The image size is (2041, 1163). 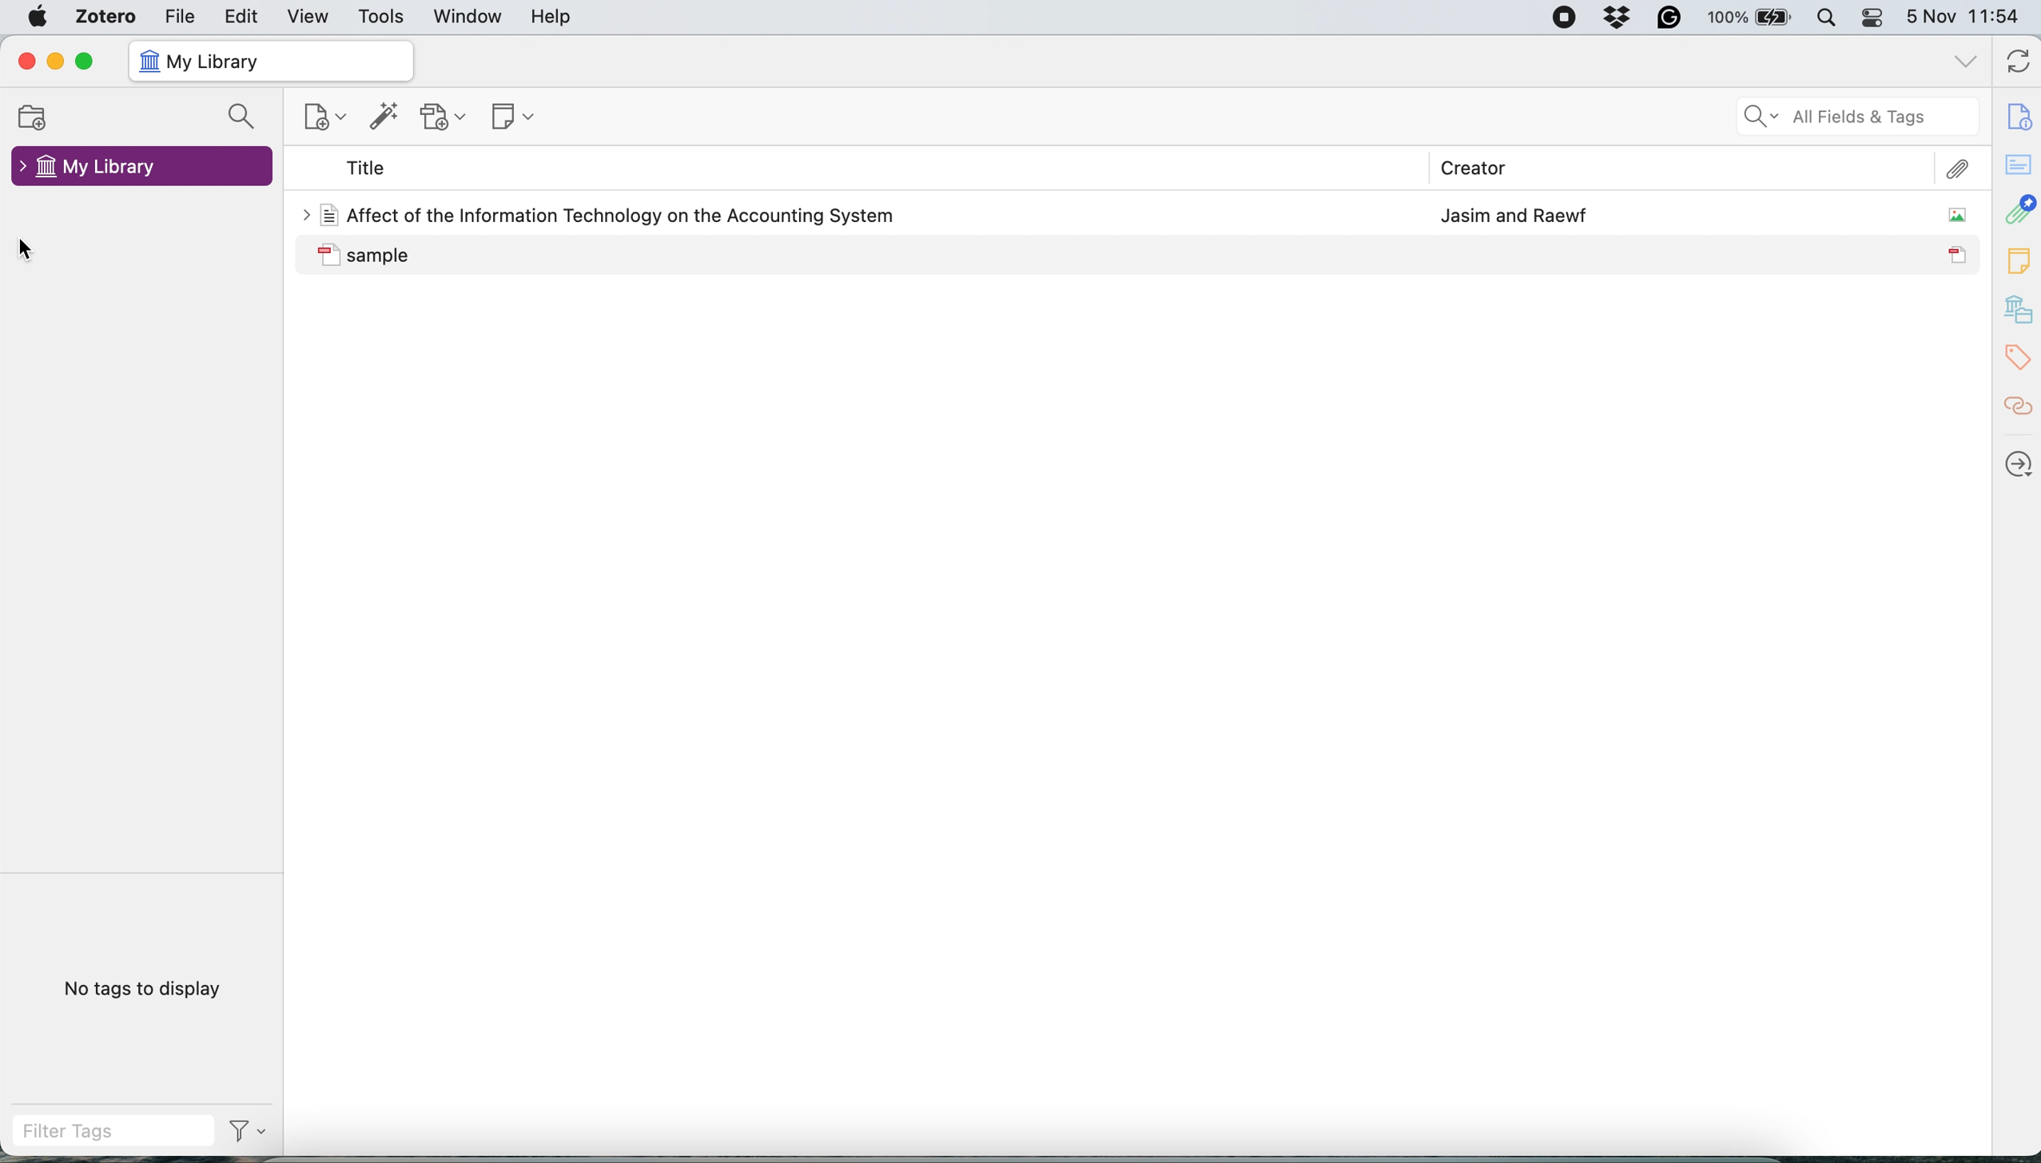 What do you see at coordinates (1613, 18) in the screenshot?
I see `dropbox` at bounding box center [1613, 18].